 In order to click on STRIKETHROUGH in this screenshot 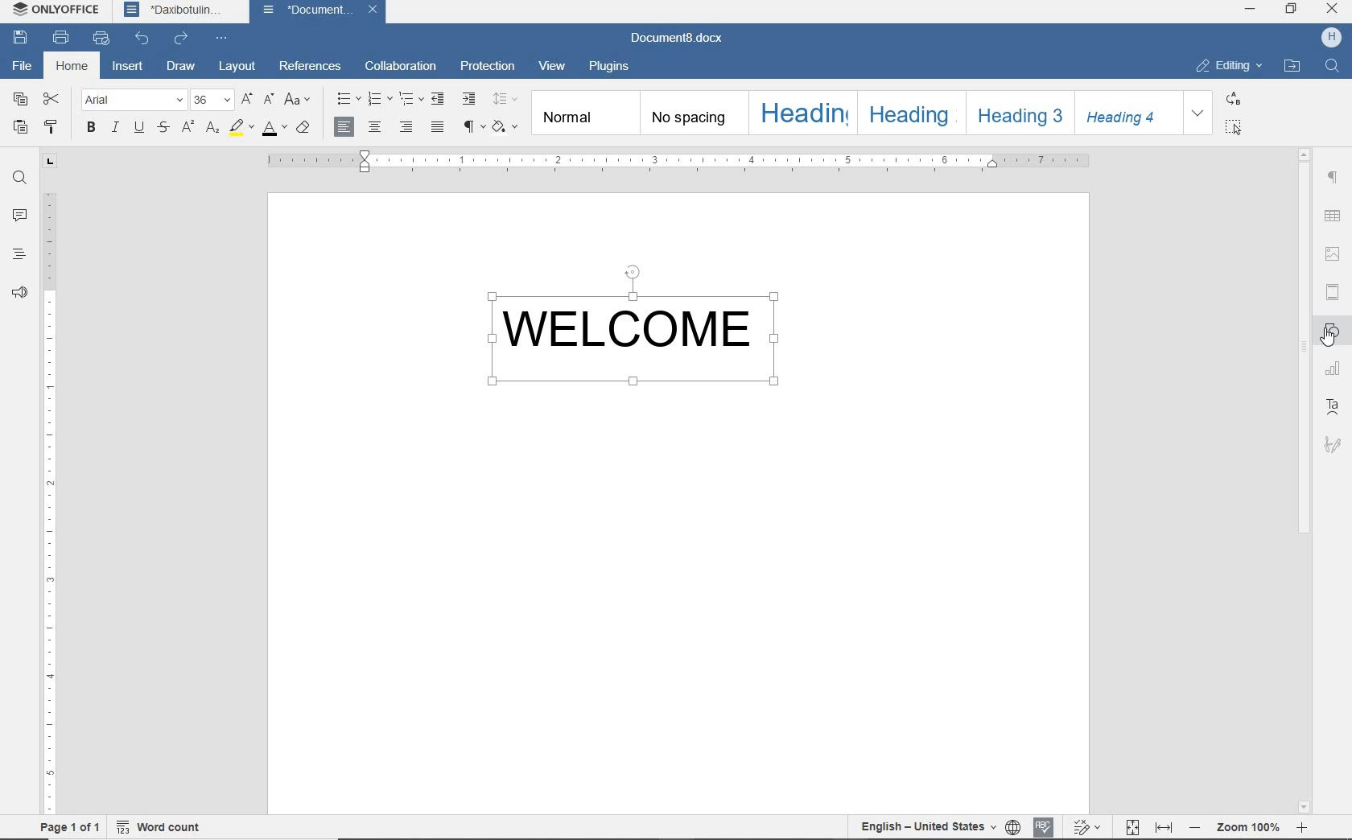, I will do `click(165, 126)`.